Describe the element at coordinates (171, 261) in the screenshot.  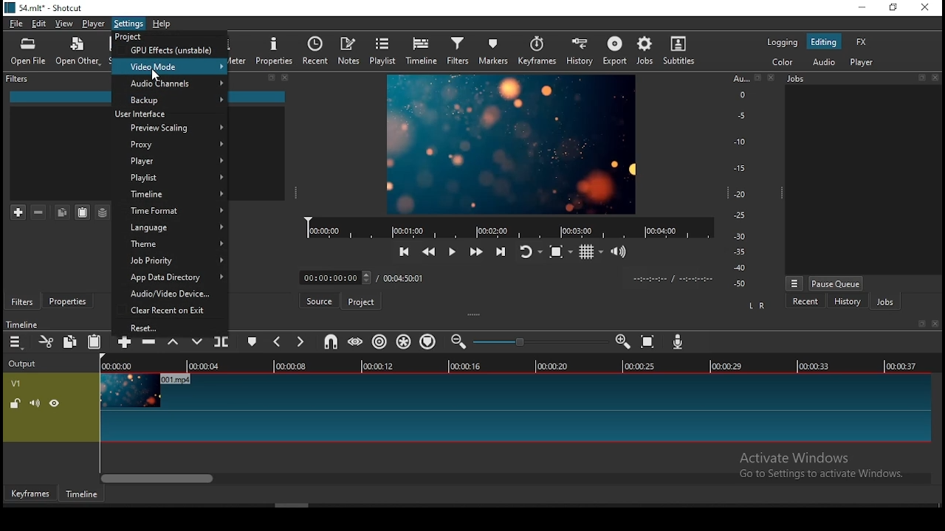
I see `job priority` at that location.